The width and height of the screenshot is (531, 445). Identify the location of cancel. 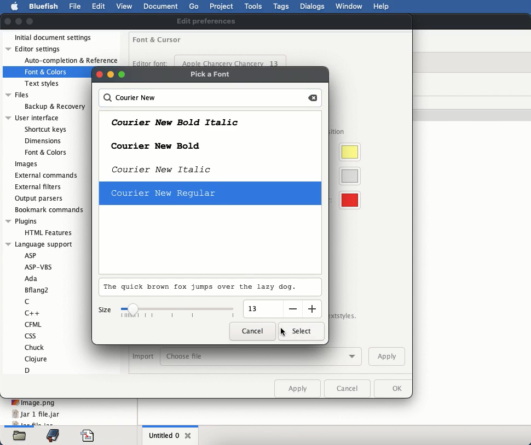
(346, 388).